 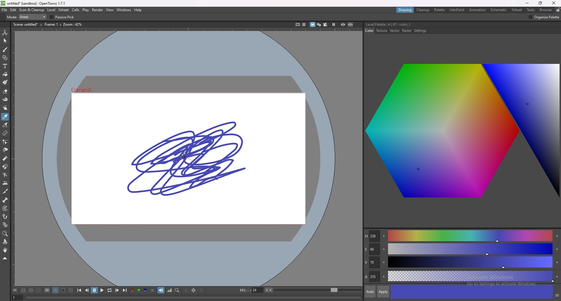 I want to click on animate tool, so click(x=5, y=33).